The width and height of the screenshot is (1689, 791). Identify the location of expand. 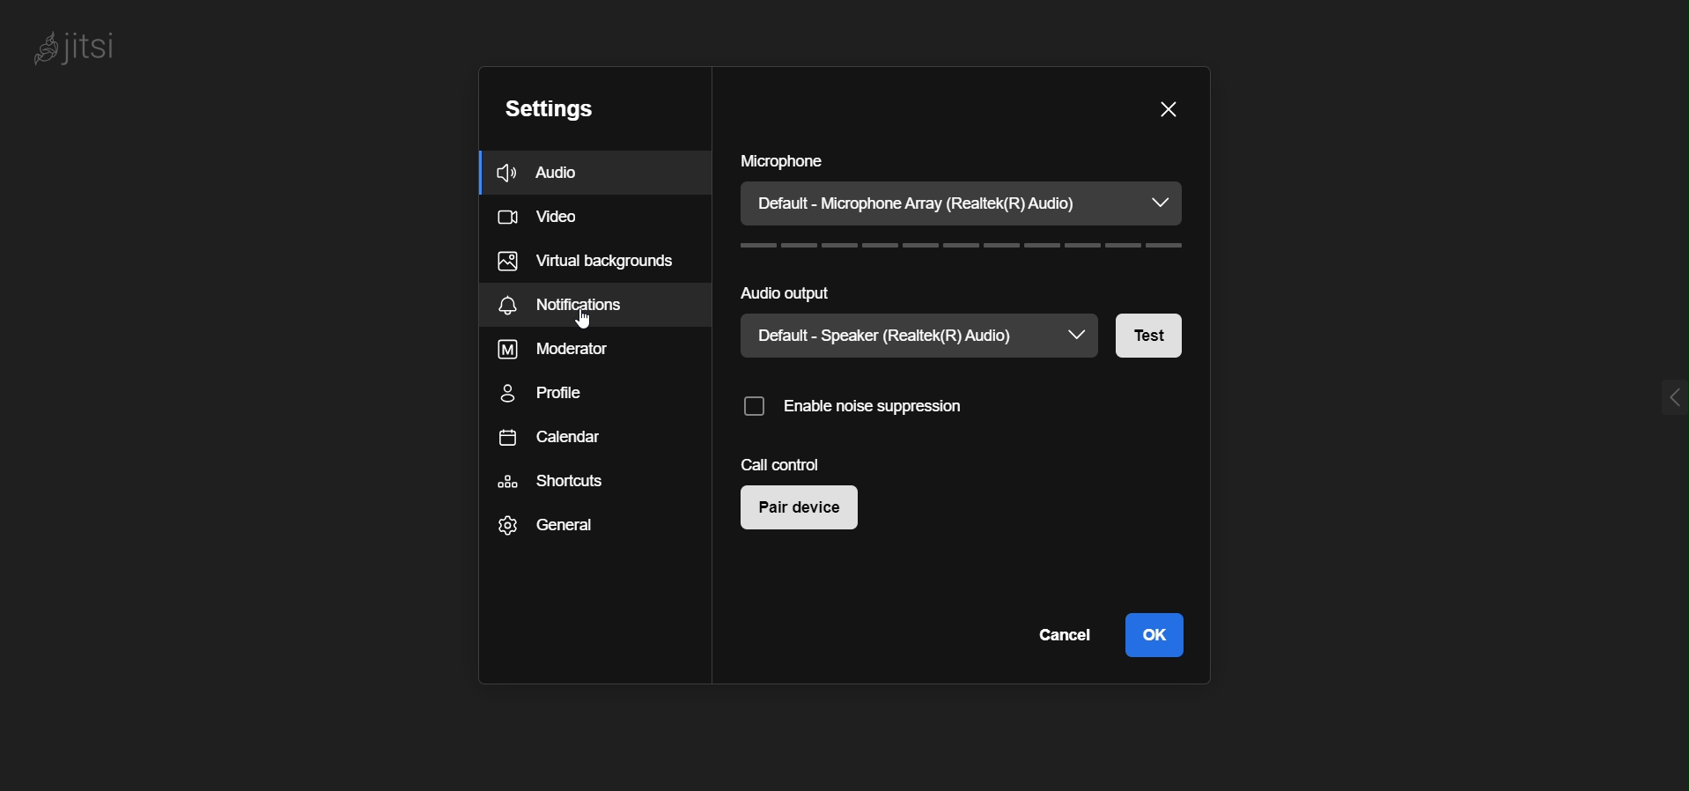
(1651, 393).